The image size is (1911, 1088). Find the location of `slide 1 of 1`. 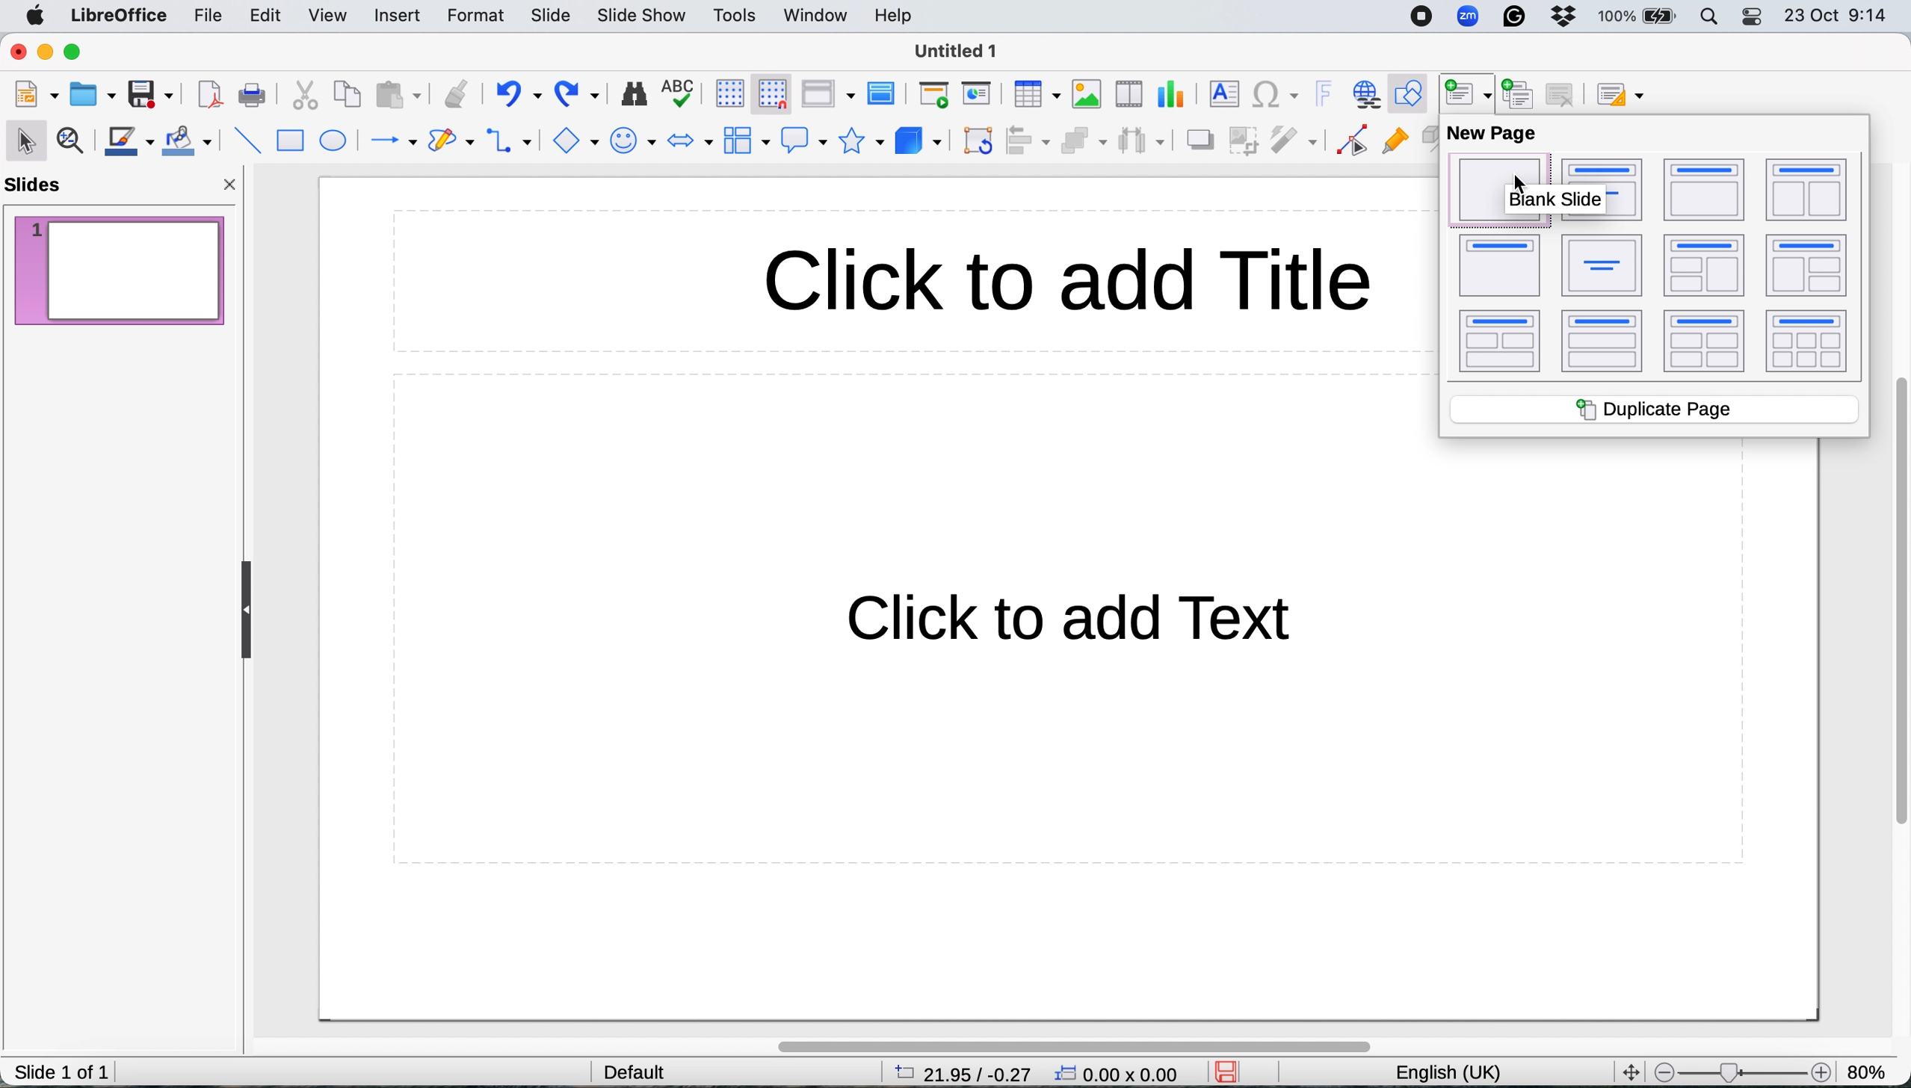

slide 1 of 1 is located at coordinates (62, 1072).